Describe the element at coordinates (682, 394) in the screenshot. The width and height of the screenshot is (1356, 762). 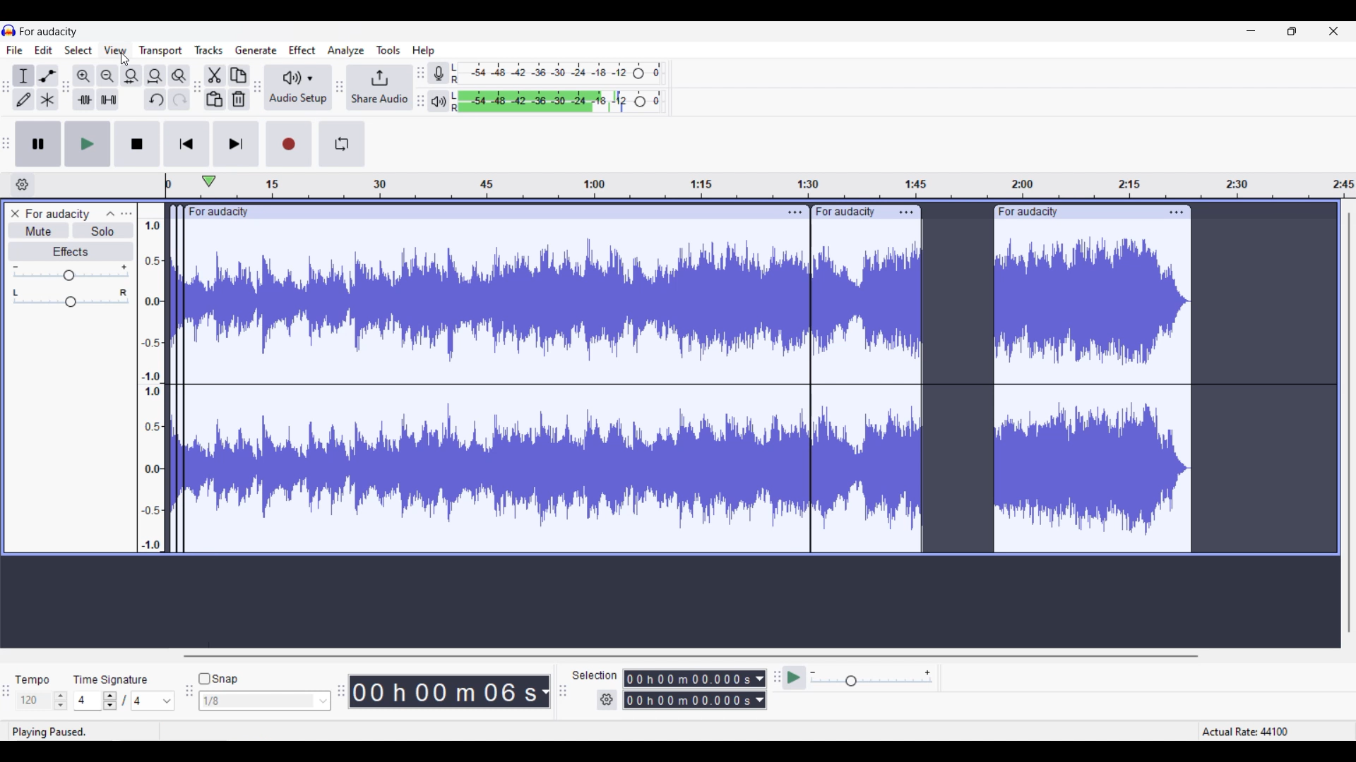
I see `track waveform` at that location.